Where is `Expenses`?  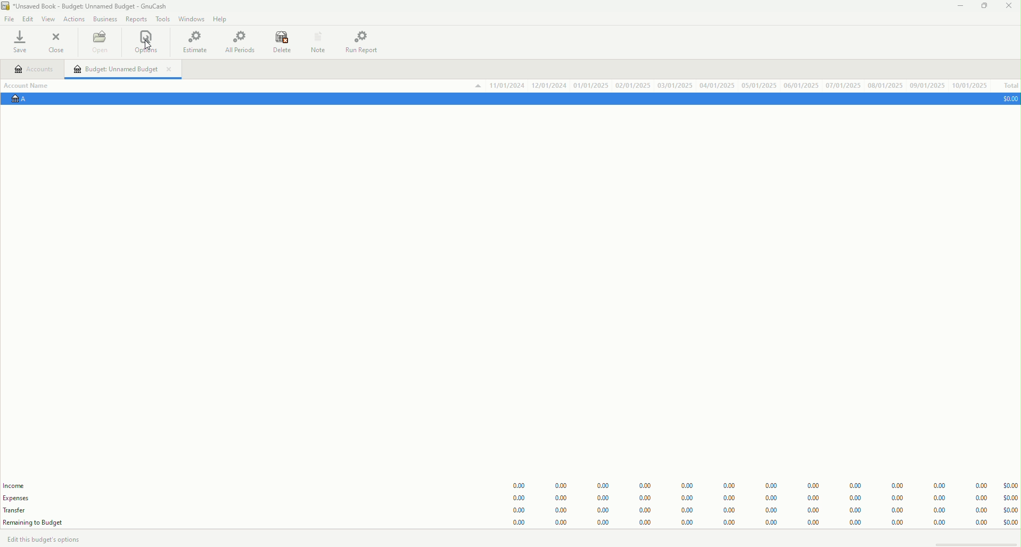
Expenses is located at coordinates (21, 498).